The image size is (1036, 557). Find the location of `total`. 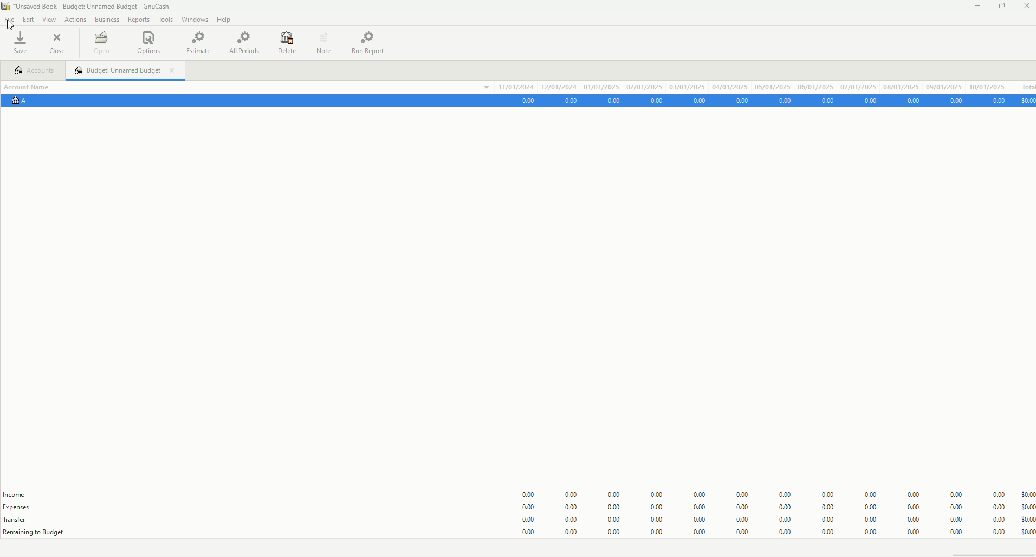

total is located at coordinates (1024, 85).